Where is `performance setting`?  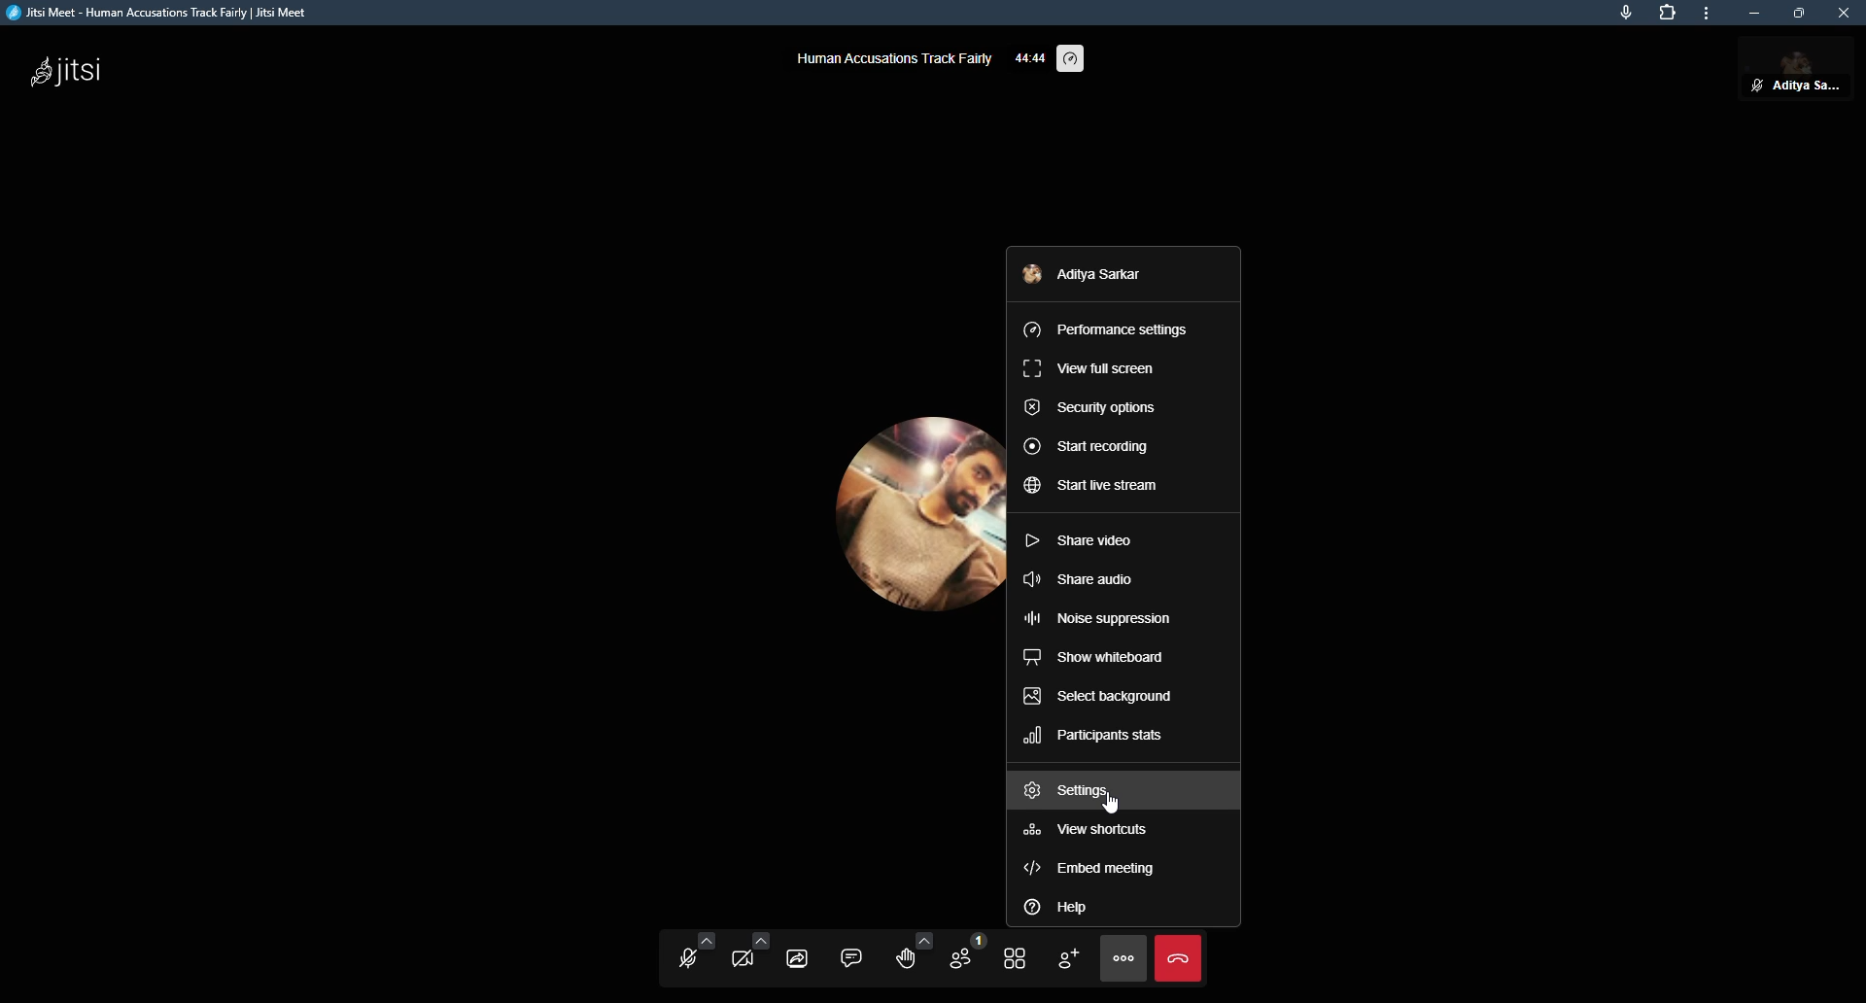
performance setting is located at coordinates (1075, 59).